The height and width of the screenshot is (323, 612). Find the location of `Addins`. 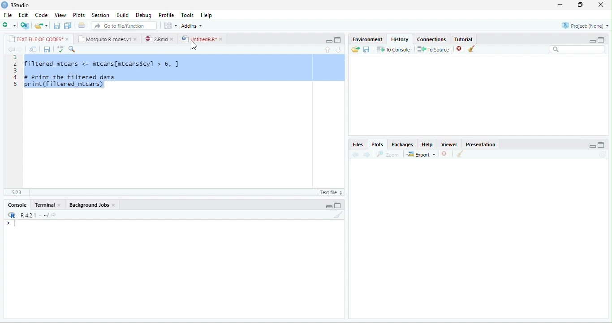

Addins is located at coordinates (191, 25).